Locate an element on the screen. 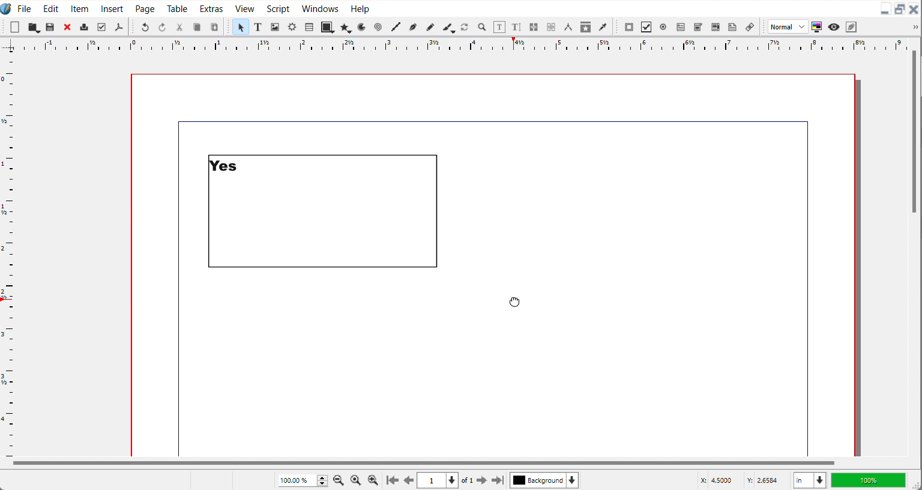 This screenshot has width=922, height=490. Calligraphic line is located at coordinates (448, 28).